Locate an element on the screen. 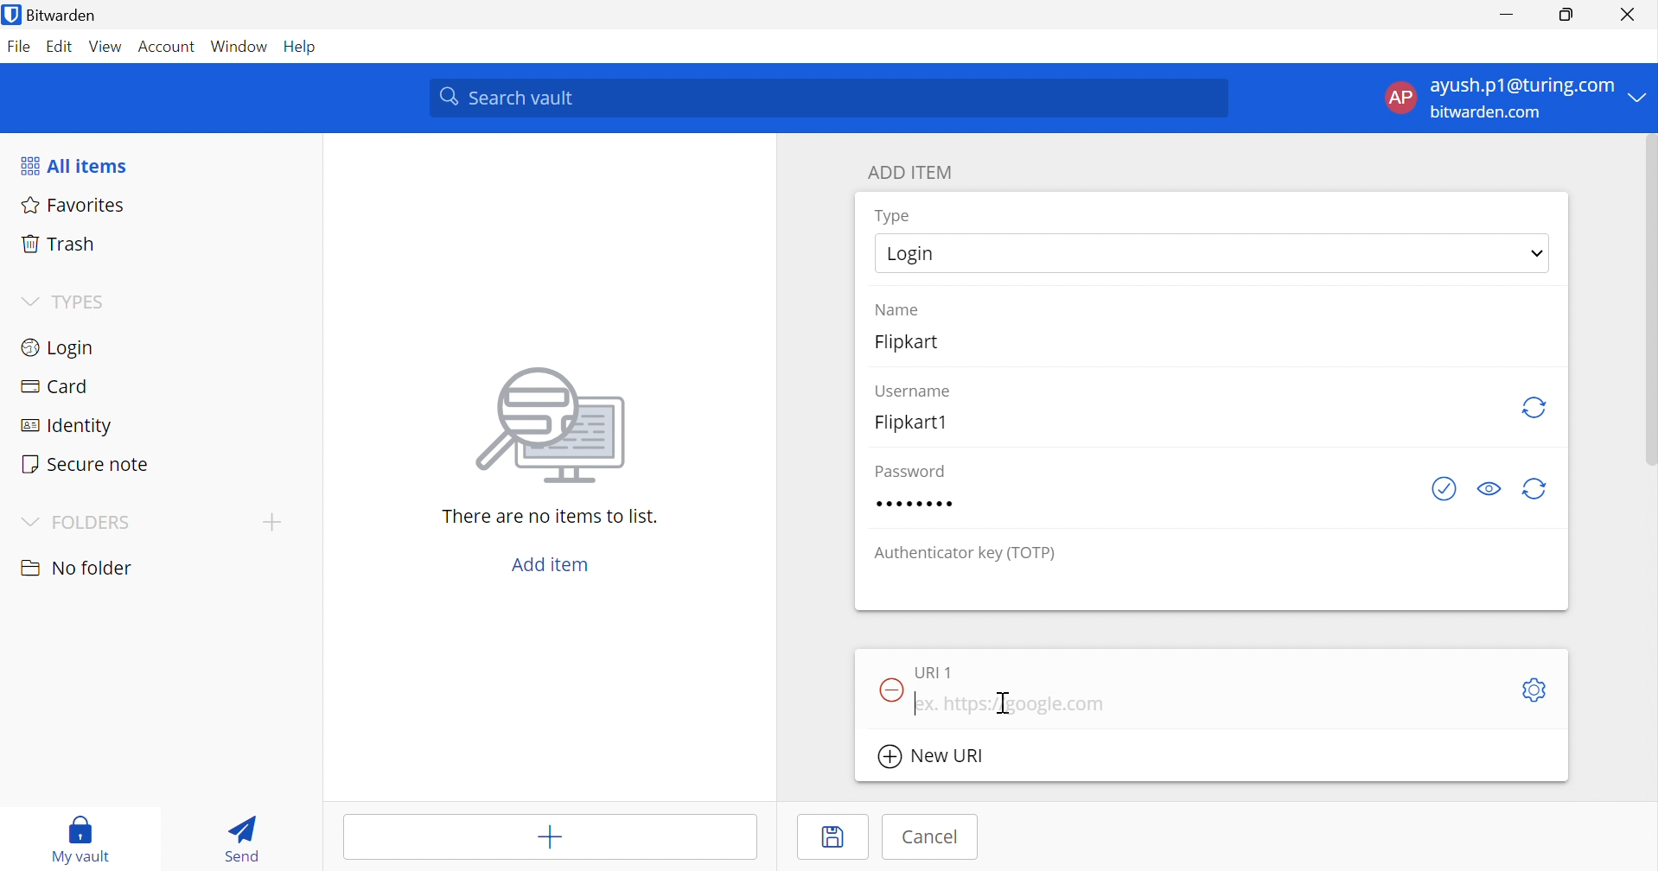 This screenshot has height=871, width=1658.  is located at coordinates (888, 692).